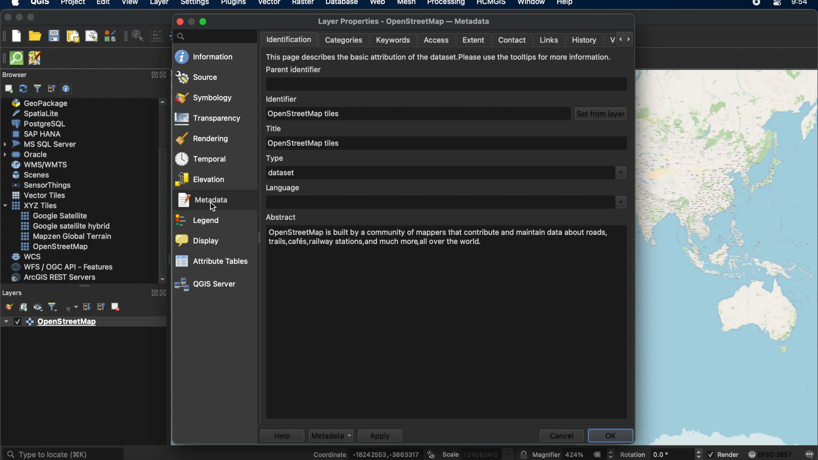  I want to click on postgresql, so click(38, 123).